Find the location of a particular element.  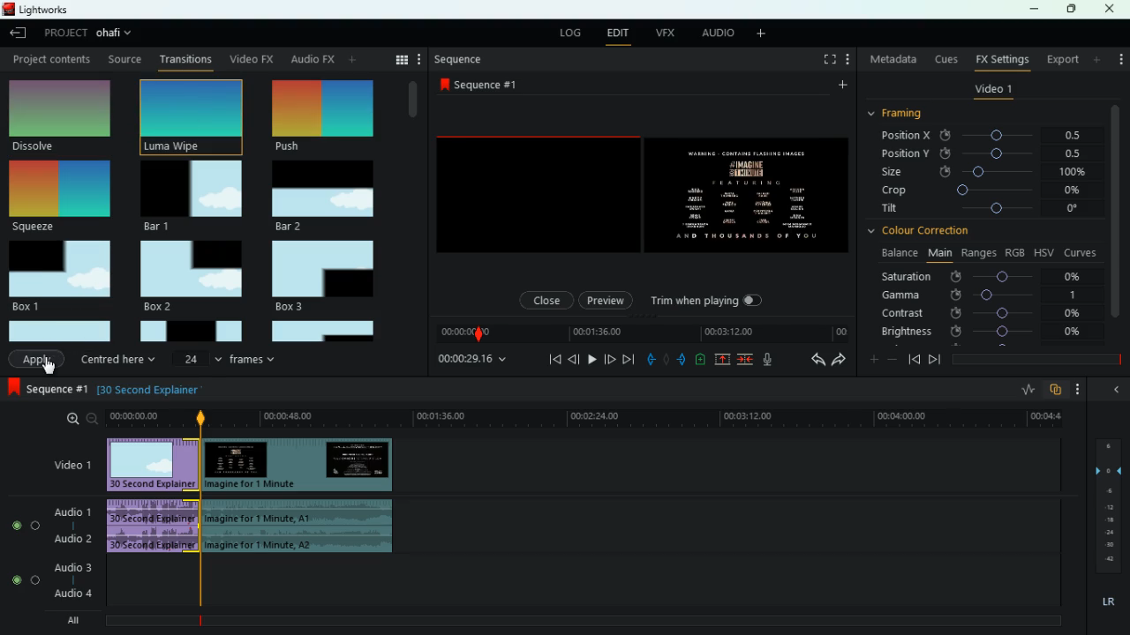

video is located at coordinates (302, 465).